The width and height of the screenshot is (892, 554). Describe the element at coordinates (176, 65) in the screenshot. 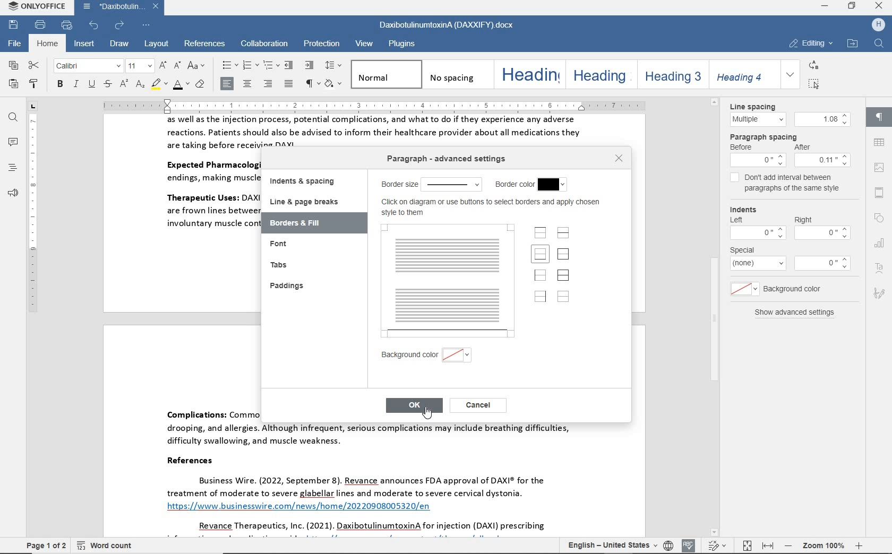

I see `decrement font size` at that location.